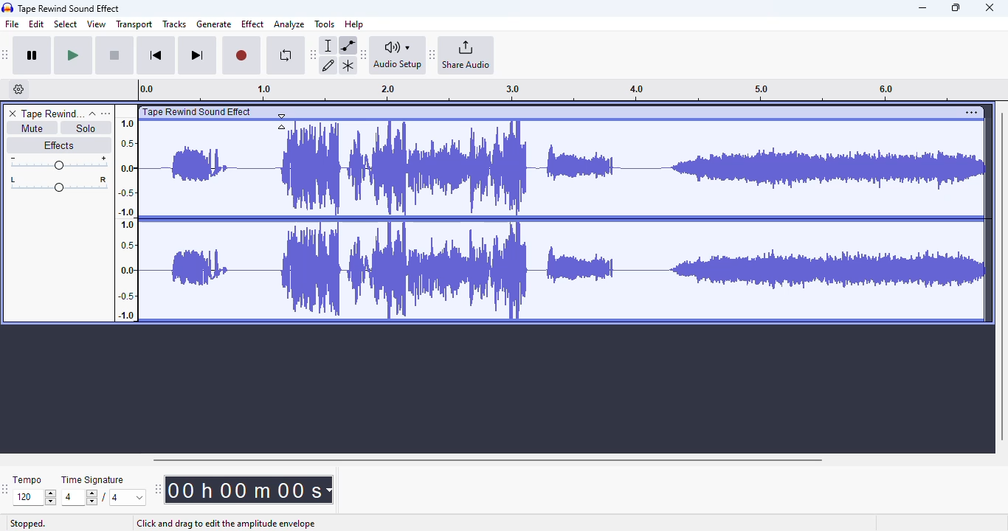  What do you see at coordinates (226, 524) in the screenshot?
I see `click and drag to edit the amplitude envelope` at bounding box center [226, 524].